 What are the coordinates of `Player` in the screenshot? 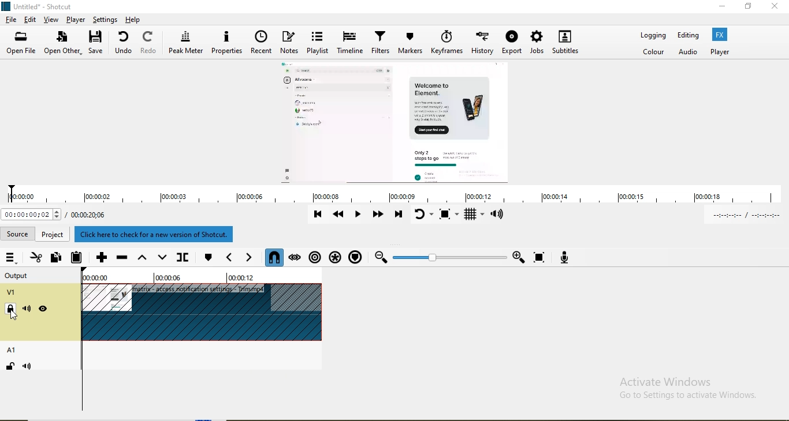 It's located at (721, 52).